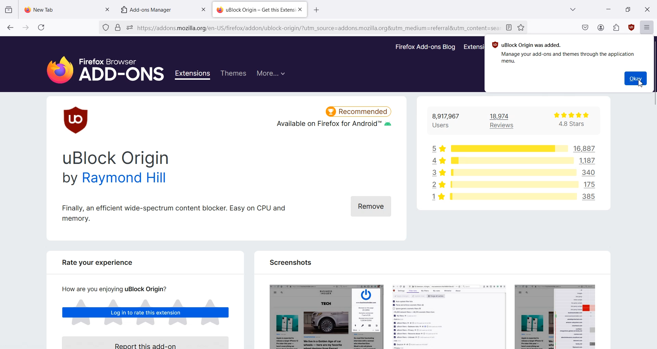 The width and height of the screenshot is (657, 349). What do you see at coordinates (255, 9) in the screenshot?
I see `uBlock Origin — Get this Extens` at bounding box center [255, 9].